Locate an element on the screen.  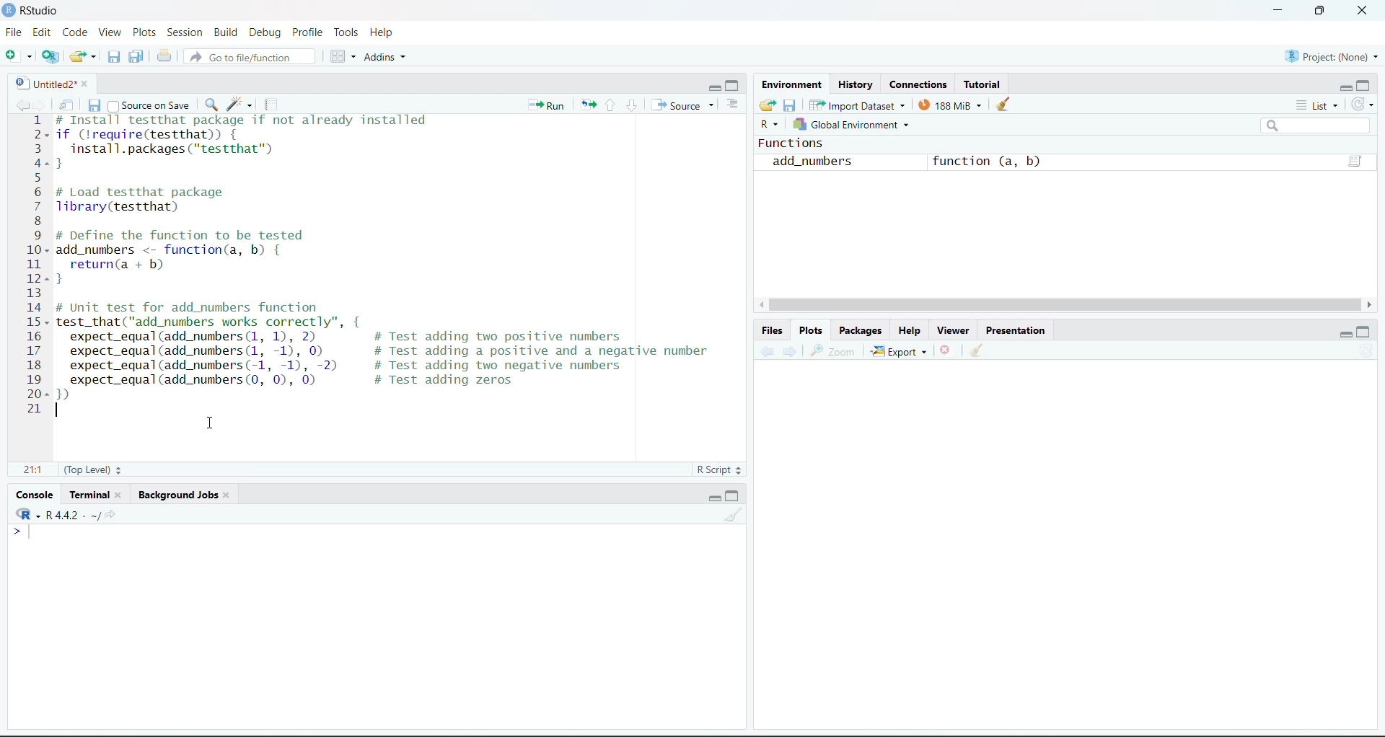
find/replace is located at coordinates (212, 105).